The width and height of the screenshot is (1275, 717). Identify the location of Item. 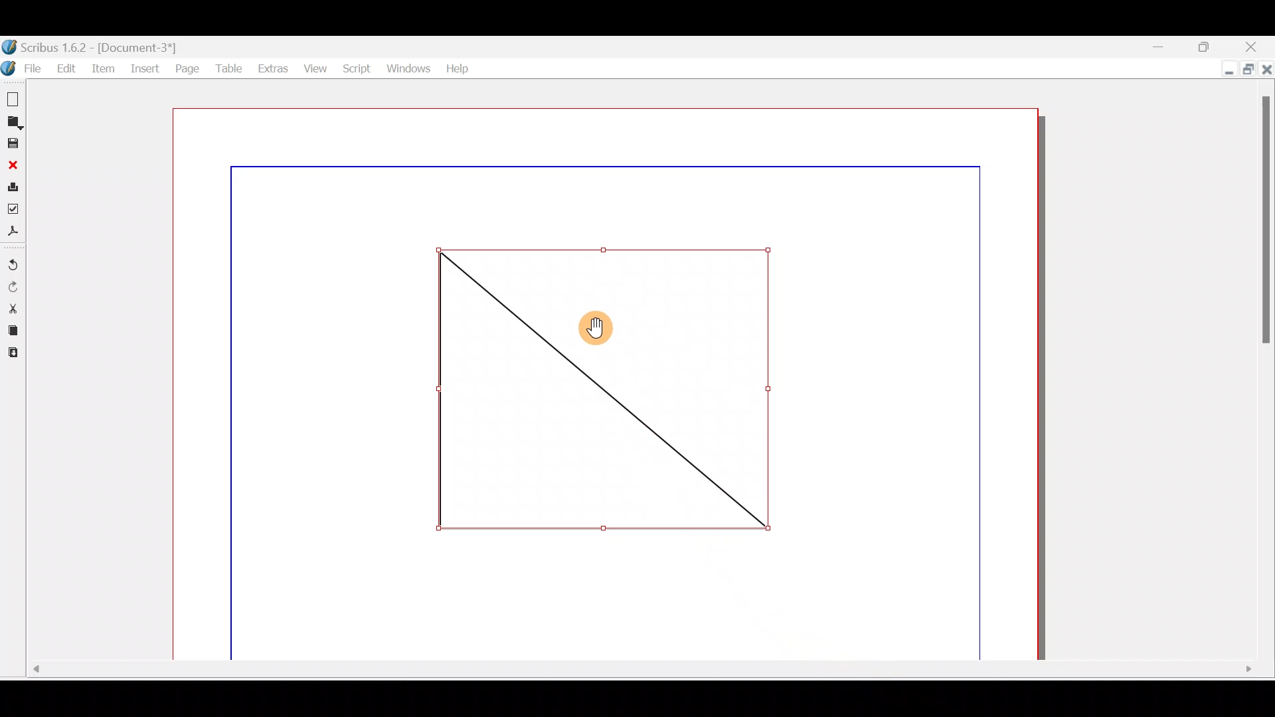
(104, 72).